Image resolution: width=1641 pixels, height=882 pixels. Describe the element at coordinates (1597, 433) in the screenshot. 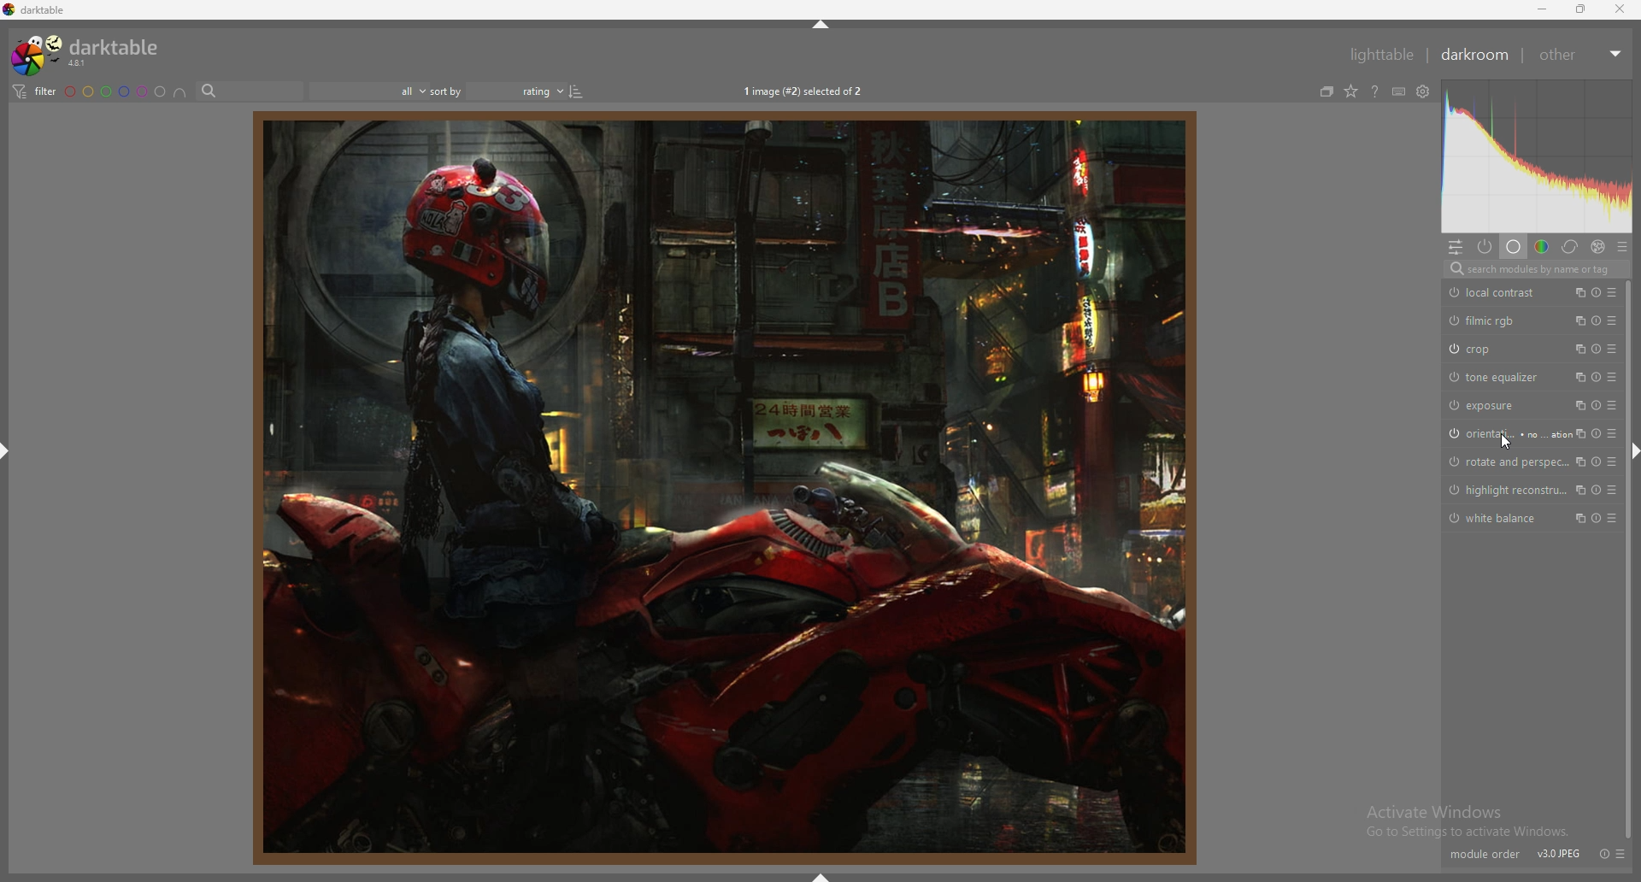

I see `reset` at that location.